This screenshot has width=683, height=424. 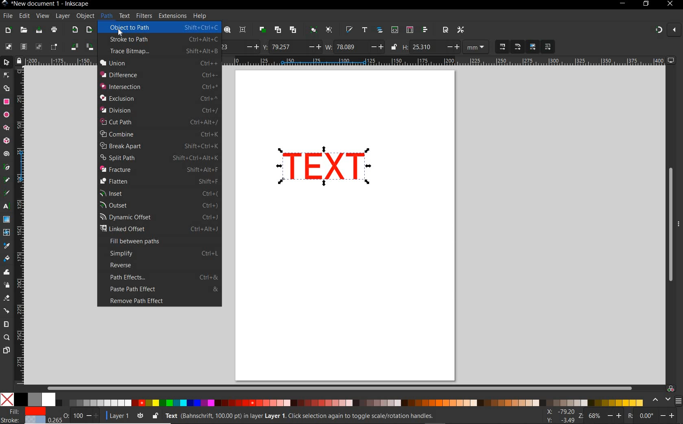 I want to click on GROUP, so click(x=313, y=29).